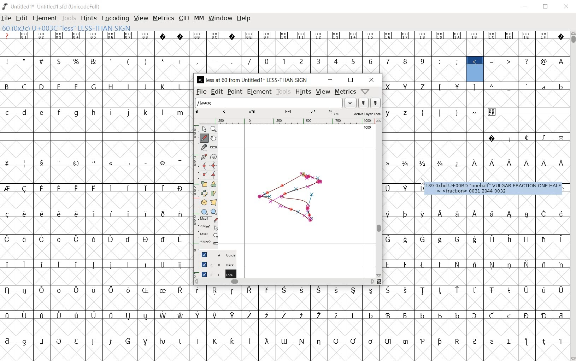 The height and width of the screenshot is (361, 576). Describe the element at coordinates (521, 137) in the screenshot. I see `symbols` at that location.